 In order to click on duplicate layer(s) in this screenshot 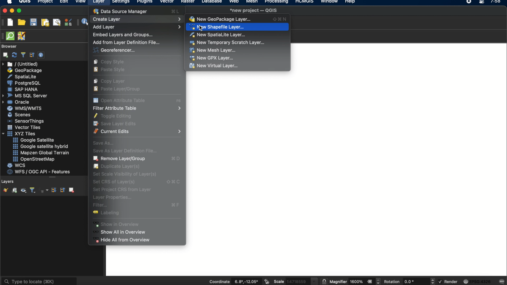, I will do `click(116, 167)`.